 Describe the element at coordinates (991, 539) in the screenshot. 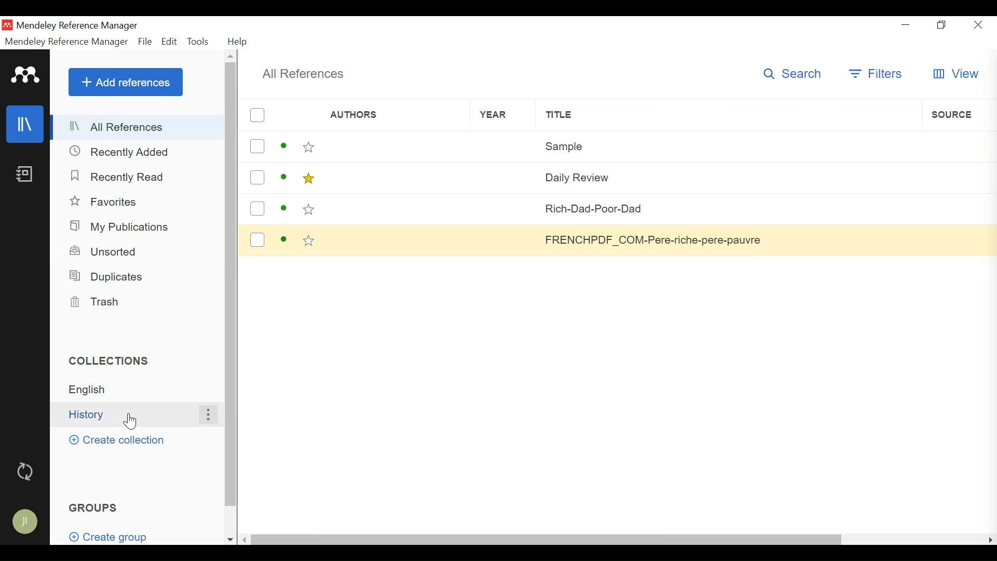

I see `Scroll Right` at that location.